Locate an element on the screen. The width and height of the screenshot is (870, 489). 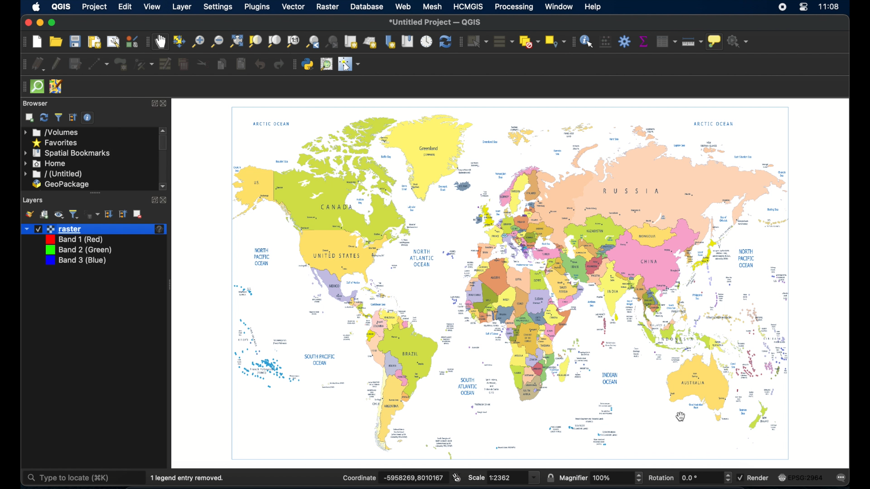
raster is located at coordinates (328, 7).